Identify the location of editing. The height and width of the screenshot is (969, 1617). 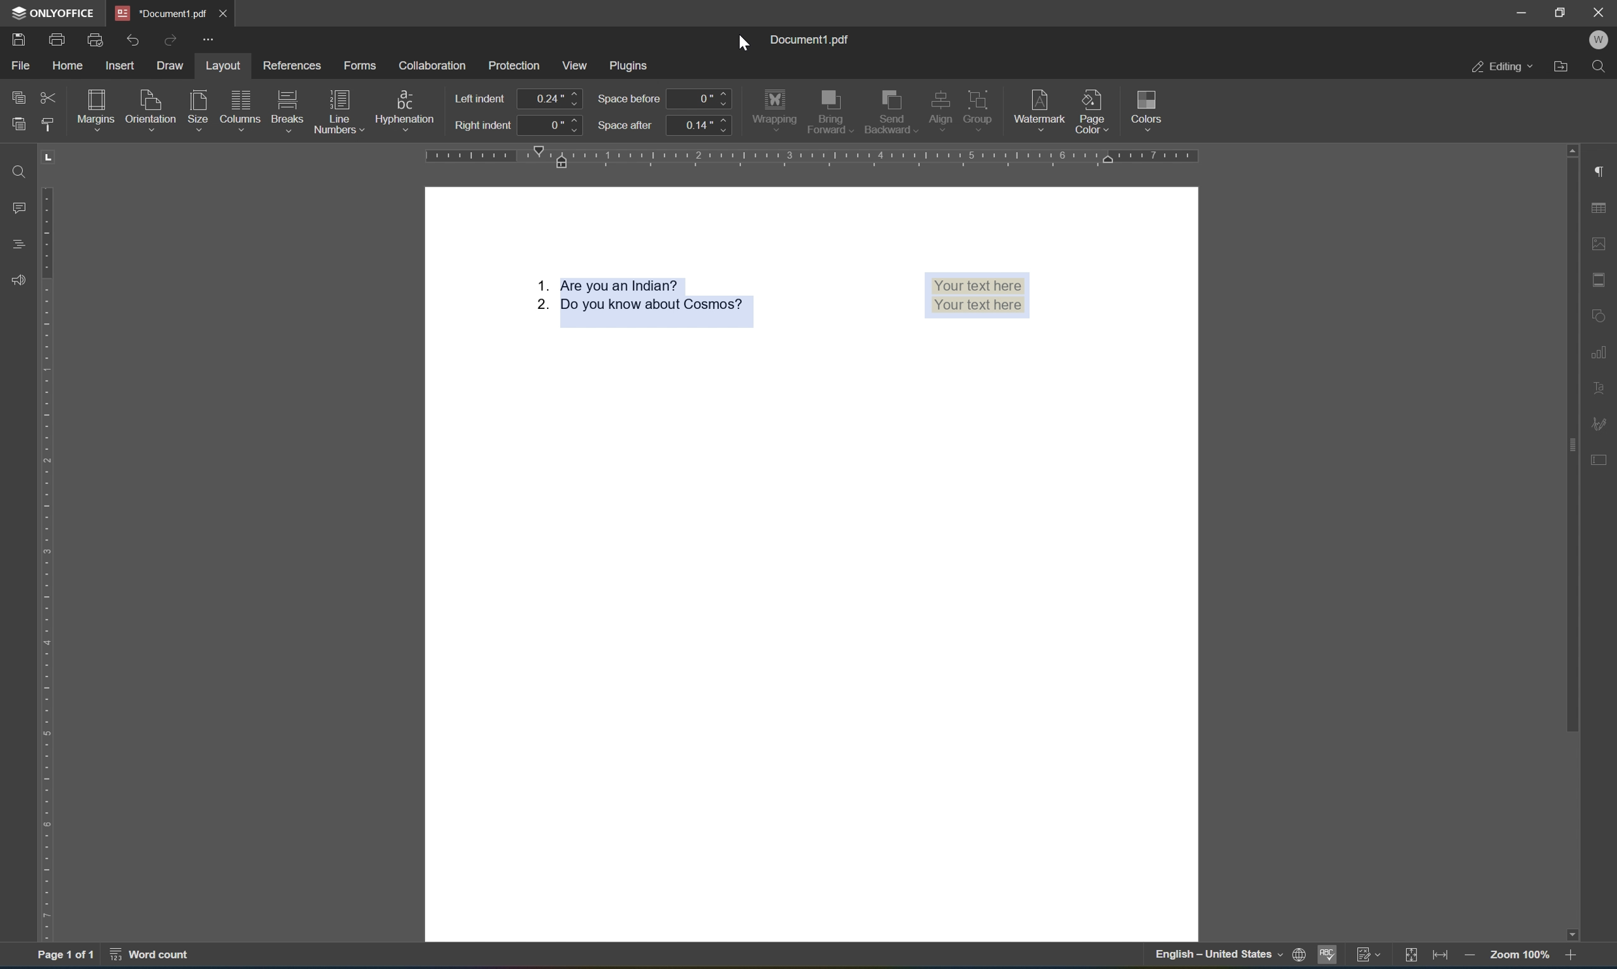
(1502, 67).